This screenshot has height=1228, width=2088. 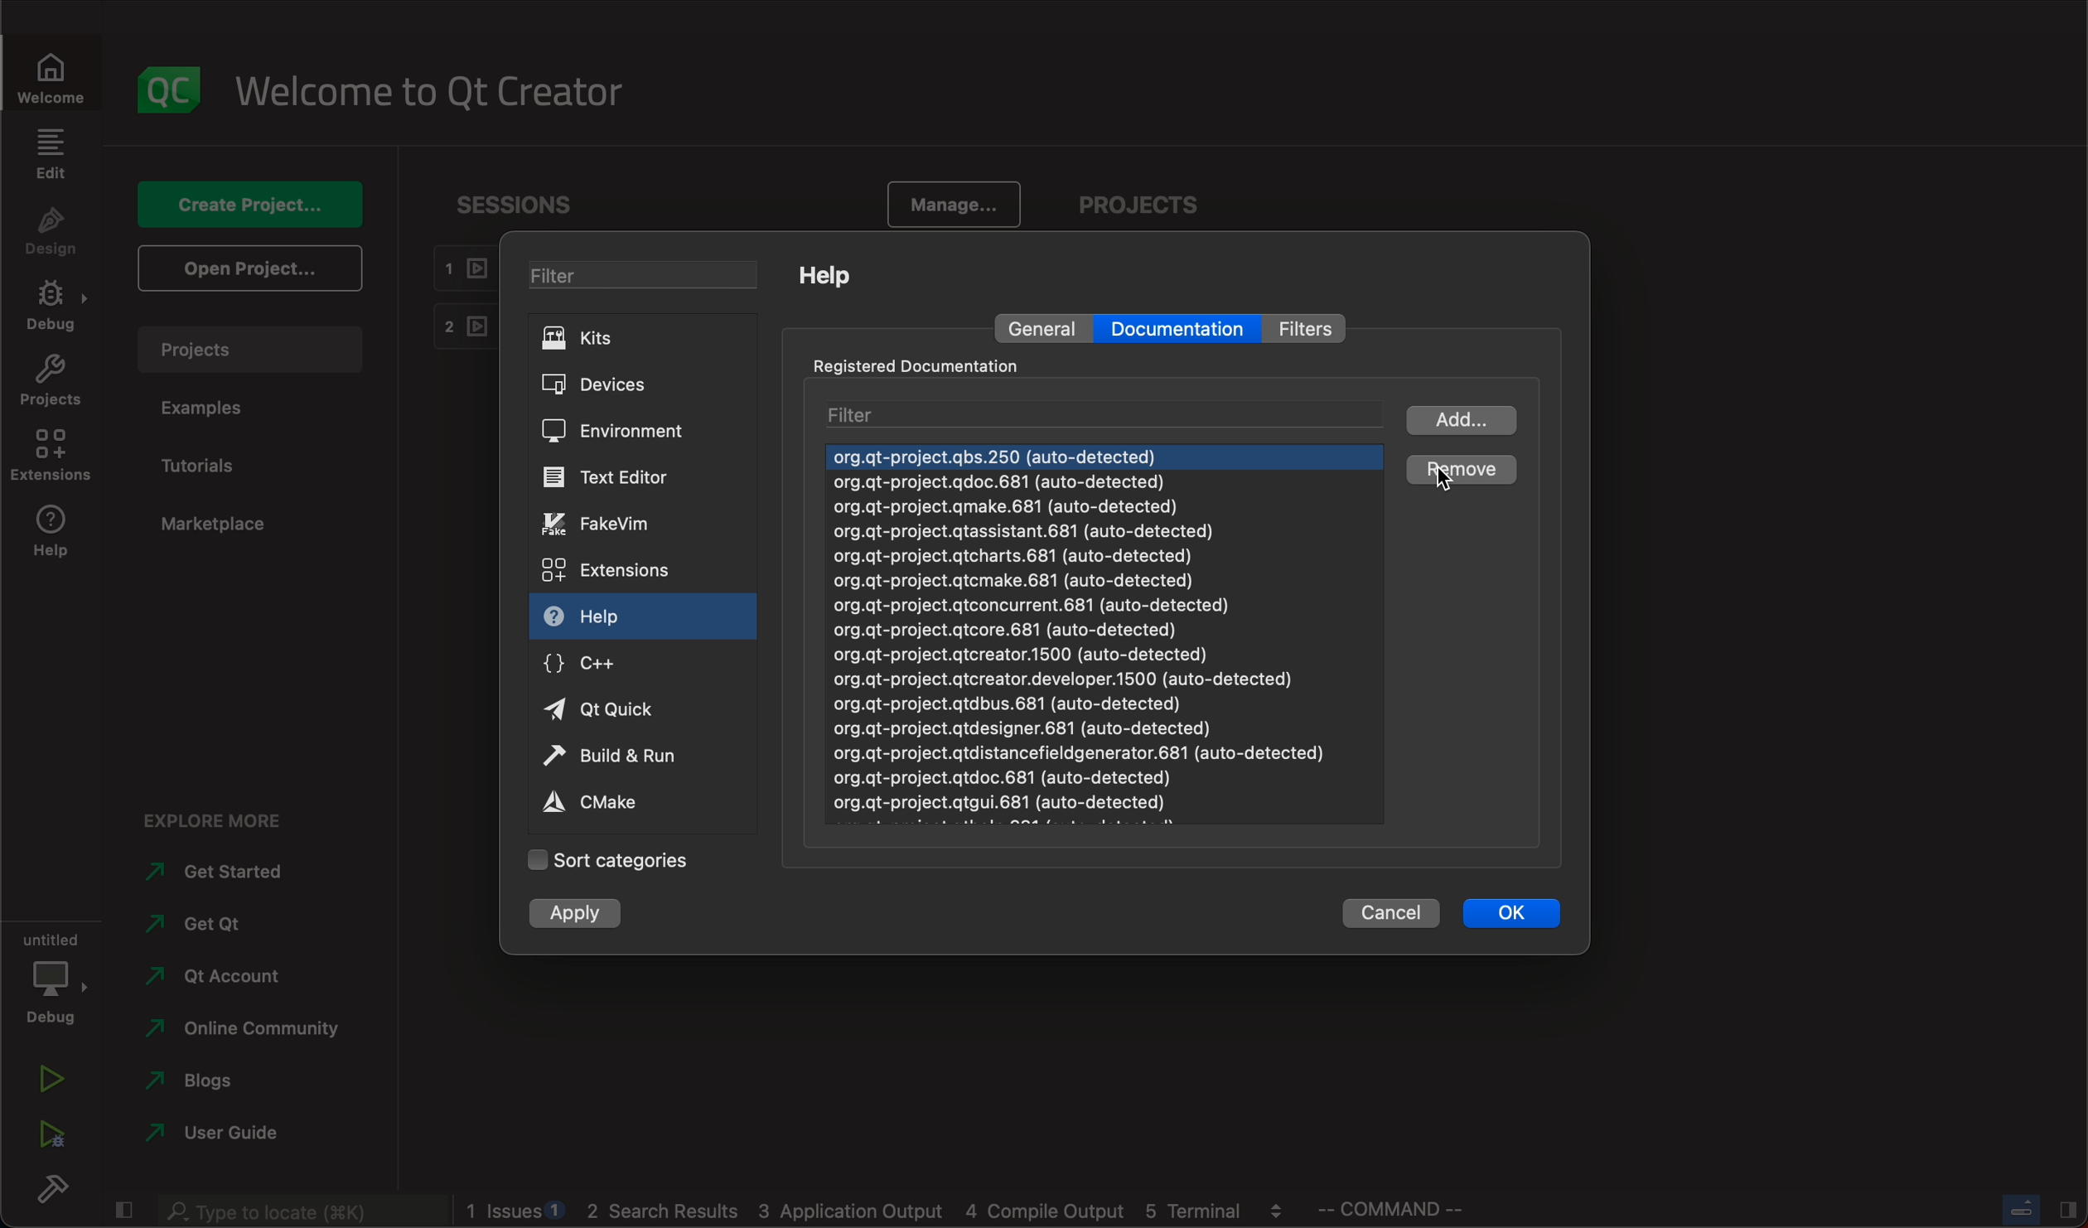 What do you see at coordinates (254, 266) in the screenshot?
I see `open` at bounding box center [254, 266].